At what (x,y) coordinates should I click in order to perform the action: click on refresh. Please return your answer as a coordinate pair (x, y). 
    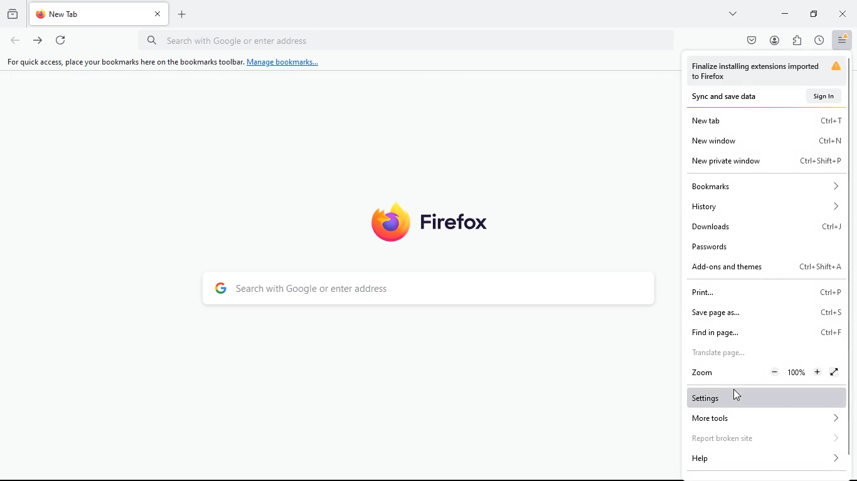
    Looking at the image, I should click on (61, 39).